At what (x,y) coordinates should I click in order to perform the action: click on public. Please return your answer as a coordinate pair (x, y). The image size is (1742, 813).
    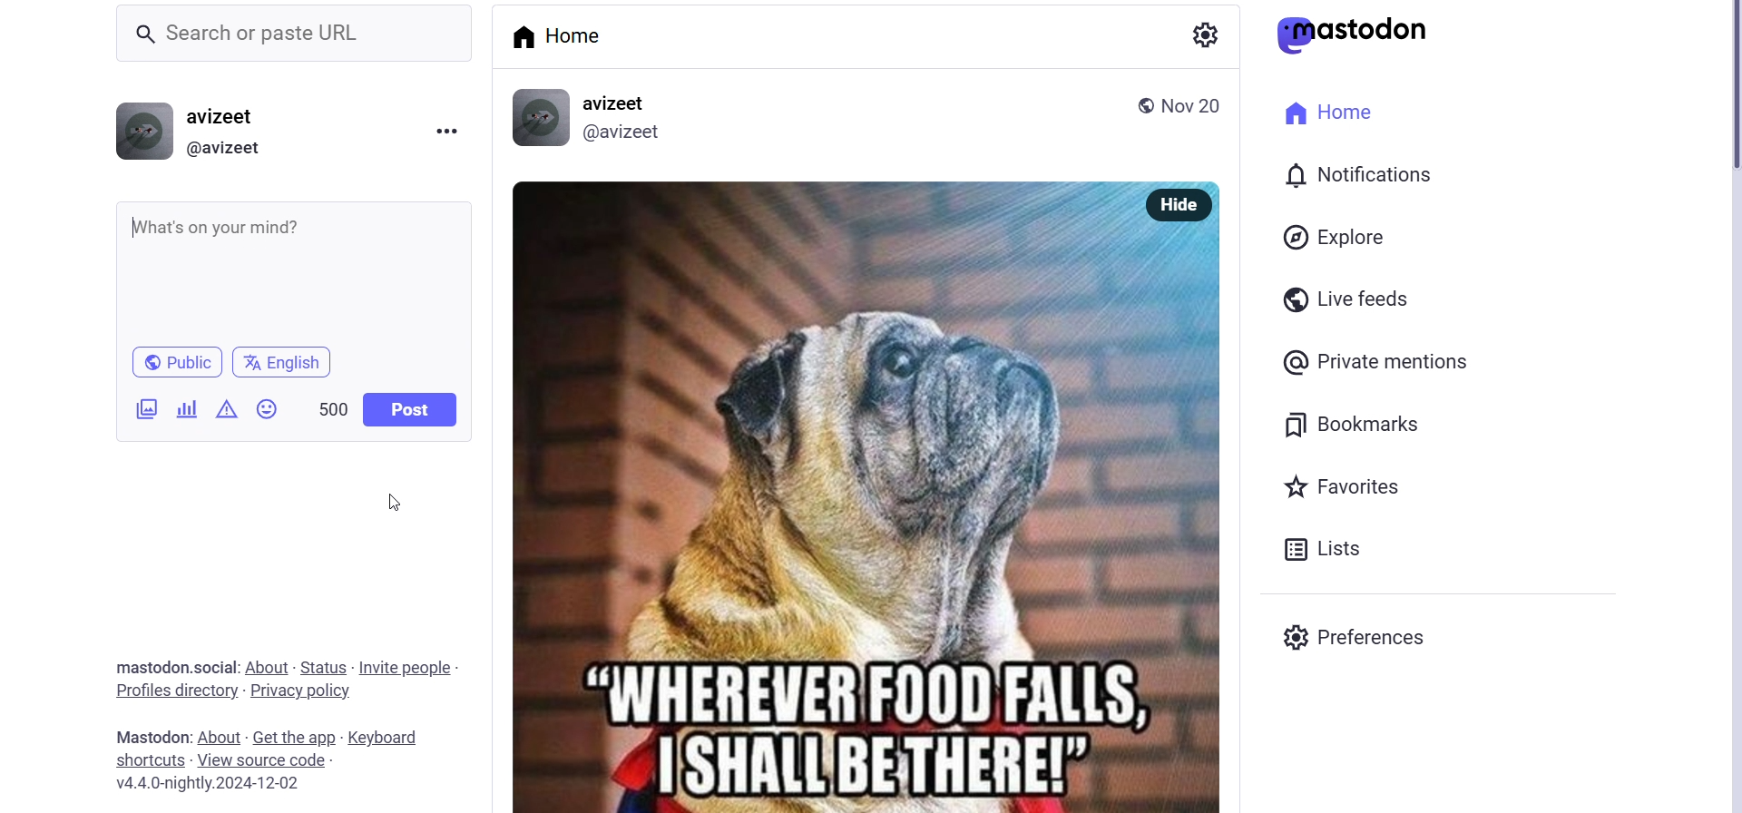
    Looking at the image, I should click on (175, 360).